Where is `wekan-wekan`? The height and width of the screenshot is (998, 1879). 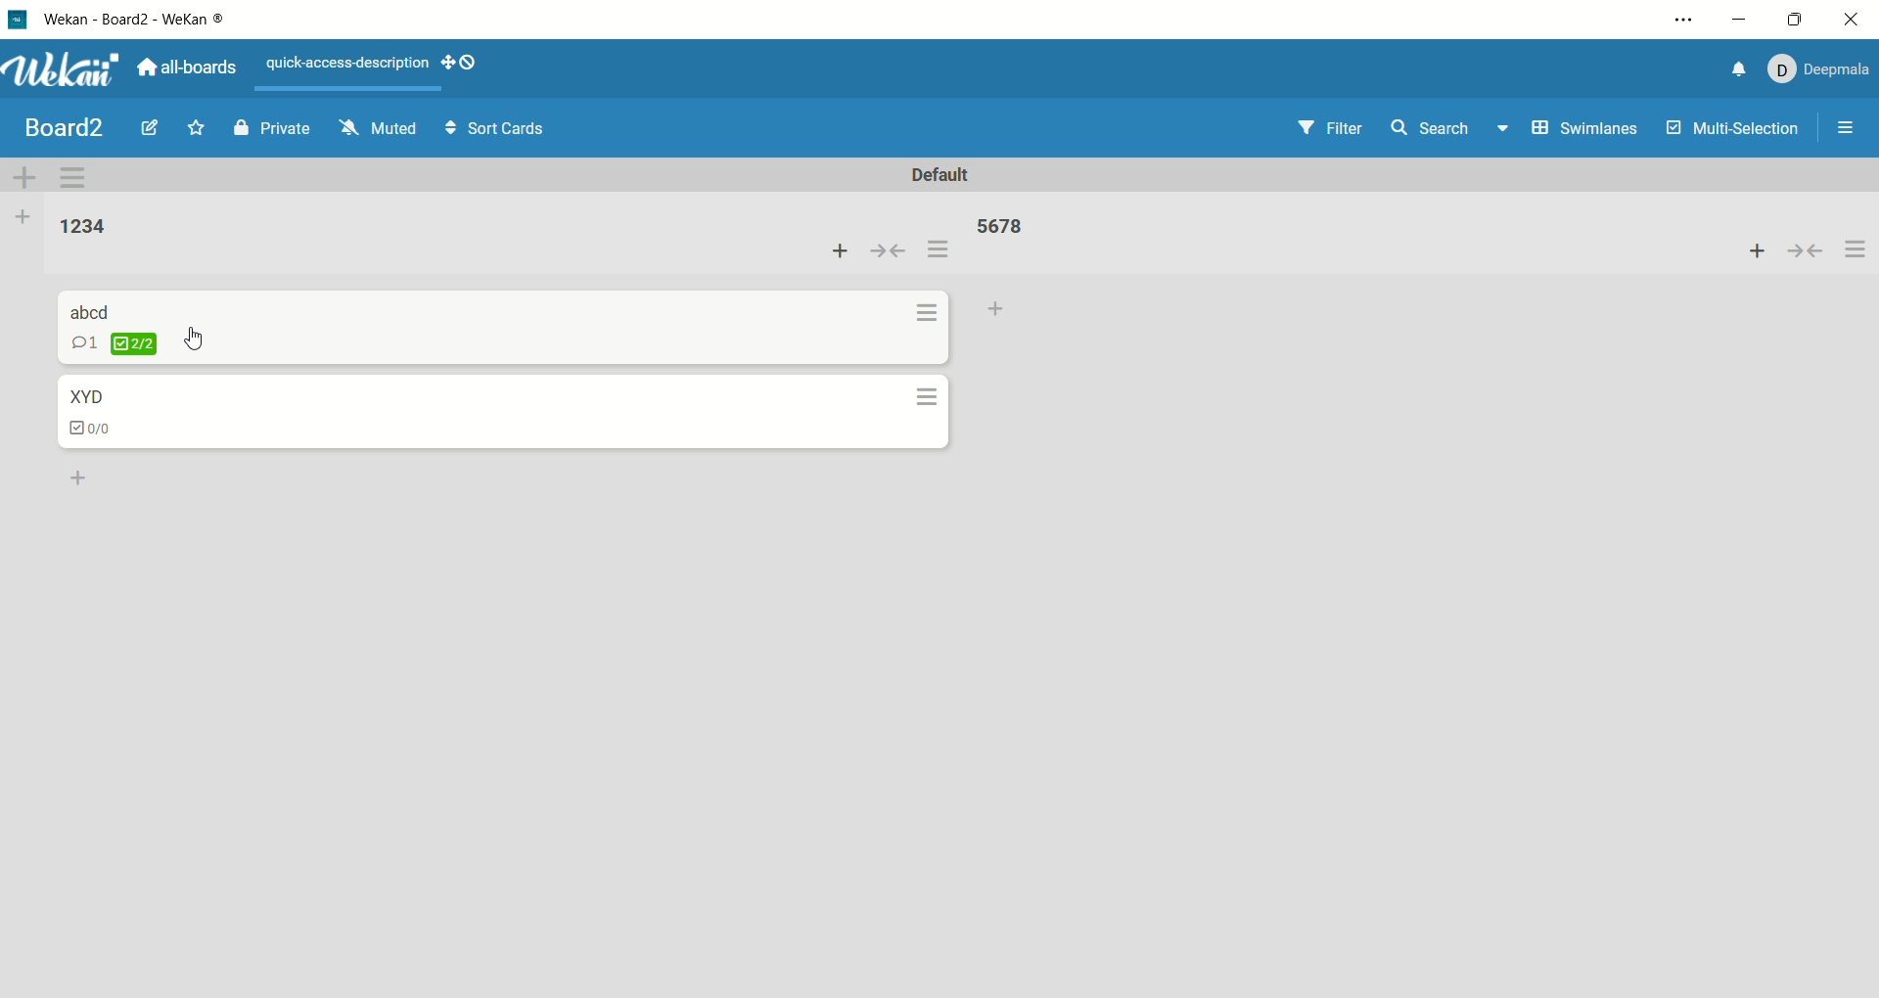
wekan-wekan is located at coordinates (158, 19).